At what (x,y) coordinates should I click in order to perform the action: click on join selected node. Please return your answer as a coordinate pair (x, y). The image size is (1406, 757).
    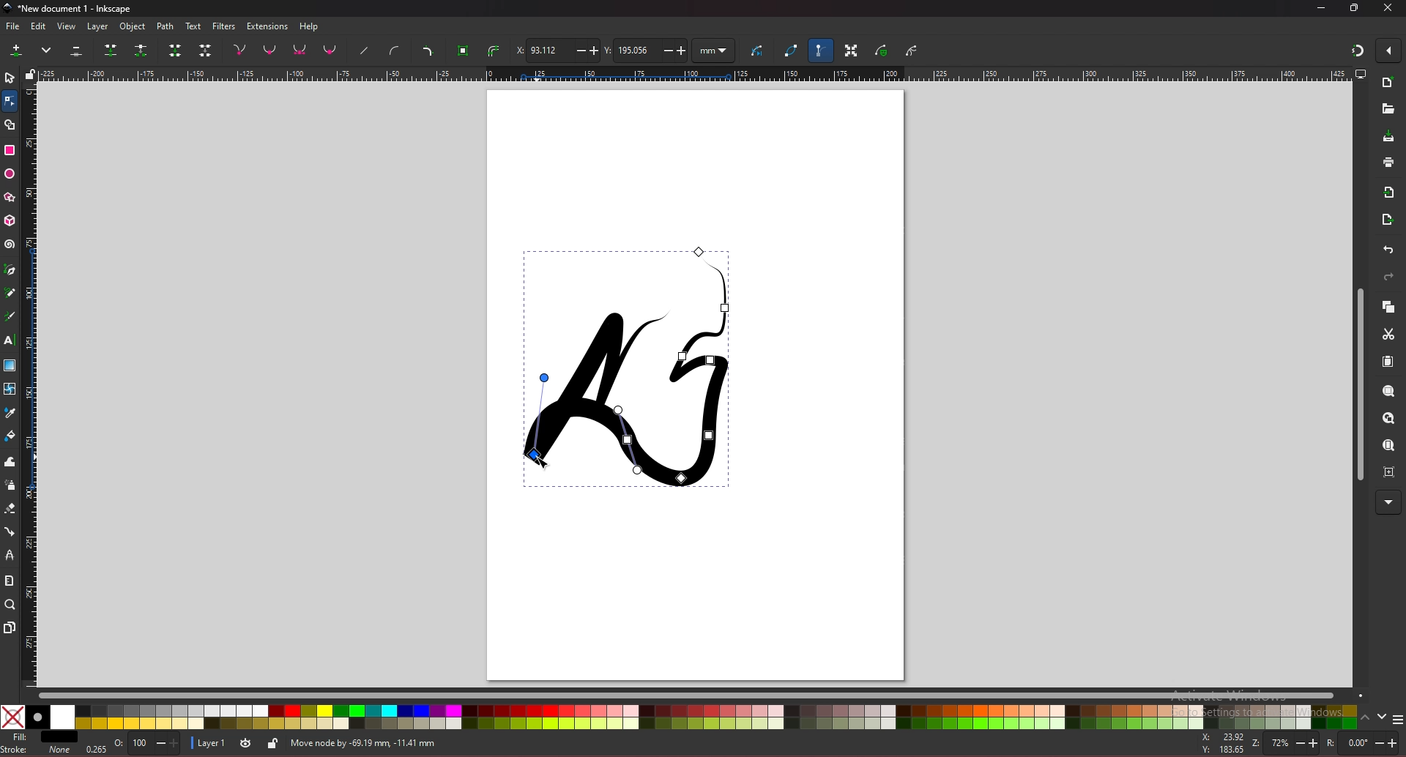
    Looking at the image, I should click on (110, 50).